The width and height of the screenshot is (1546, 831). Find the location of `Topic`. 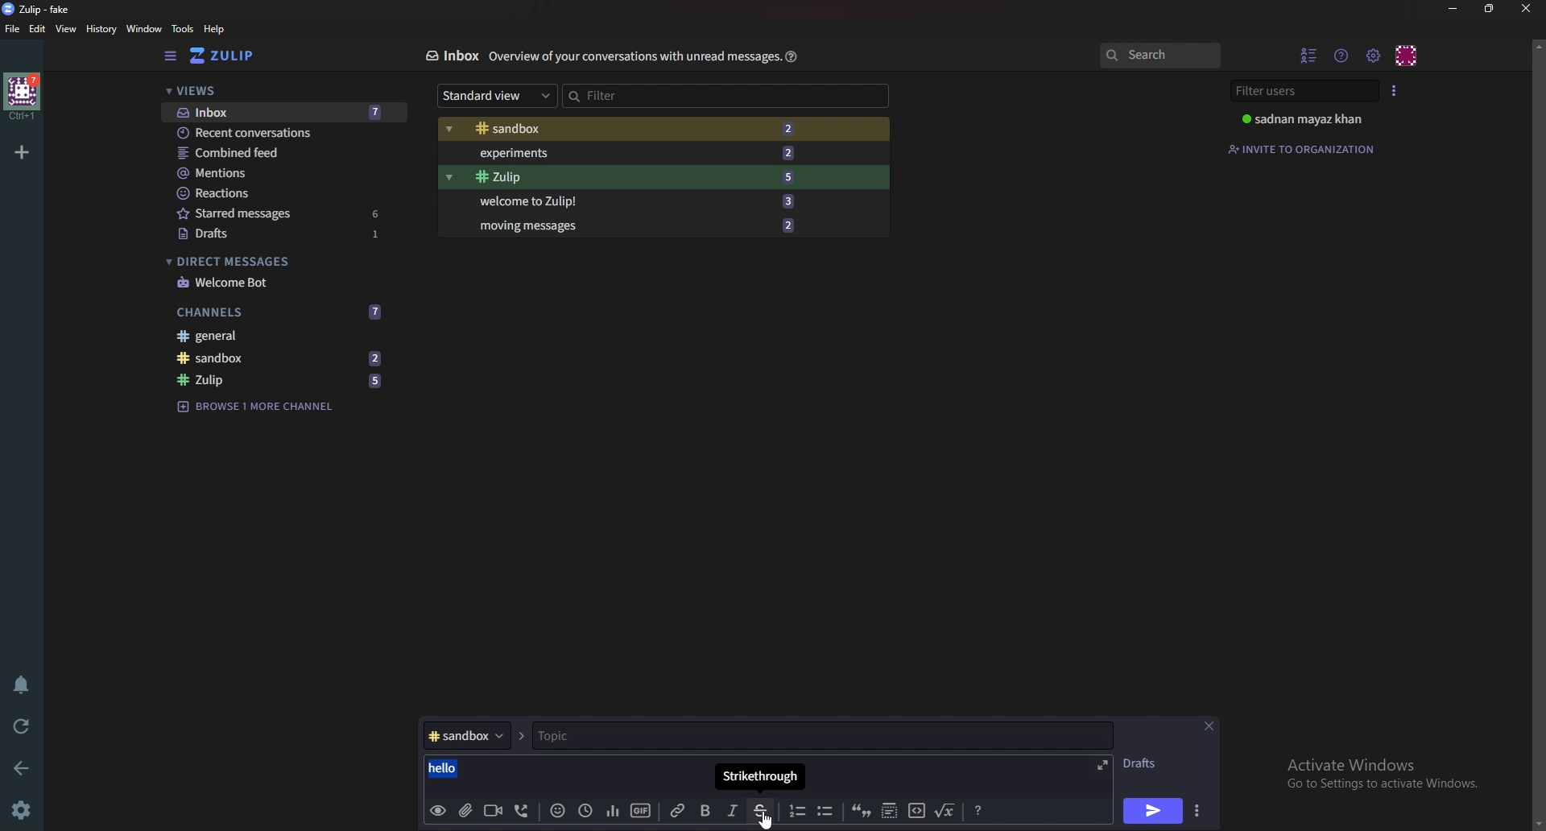

Topic is located at coordinates (622, 736).